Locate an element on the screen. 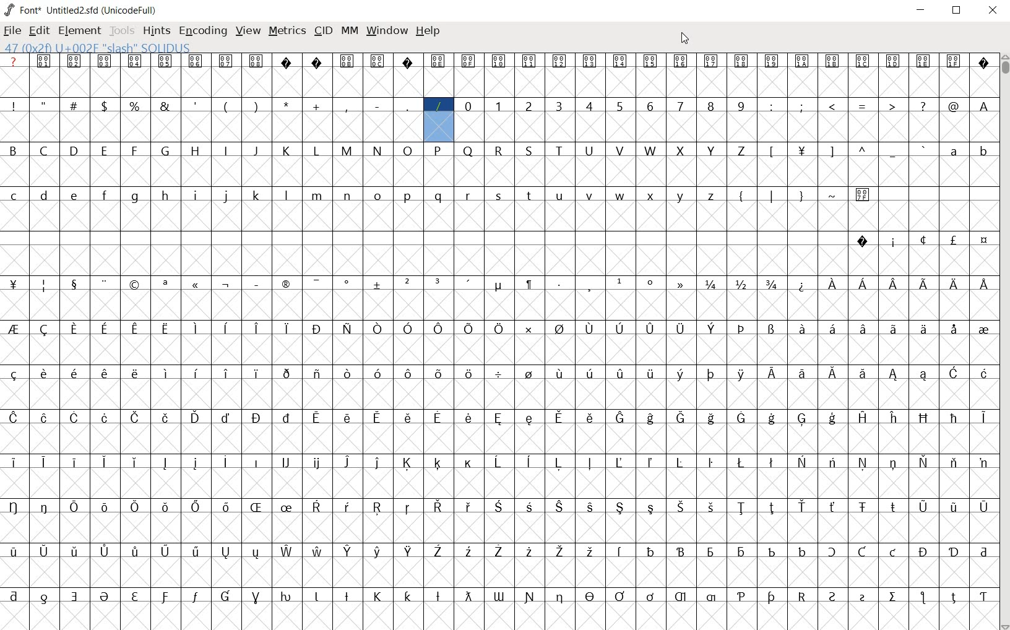  glyph is located at coordinates (620, 196).